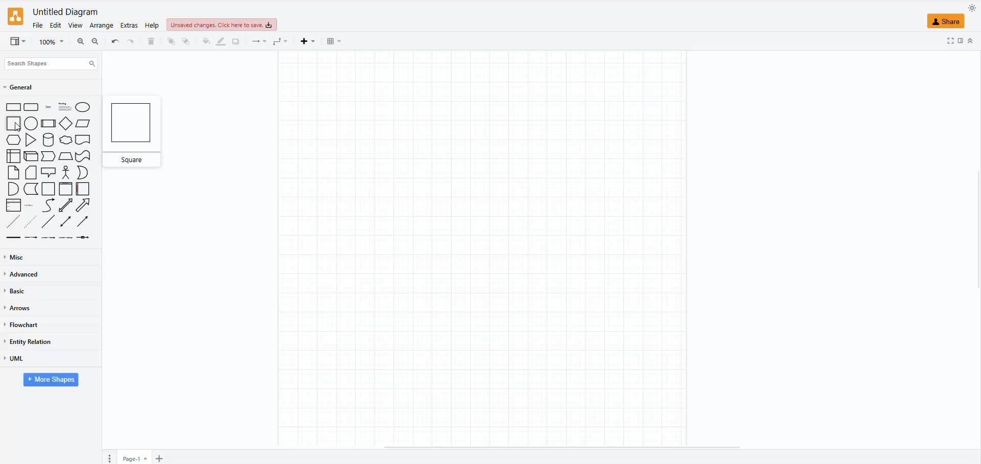 This screenshot has height=464, width=981. What do you see at coordinates (14, 359) in the screenshot?
I see `uml` at bounding box center [14, 359].